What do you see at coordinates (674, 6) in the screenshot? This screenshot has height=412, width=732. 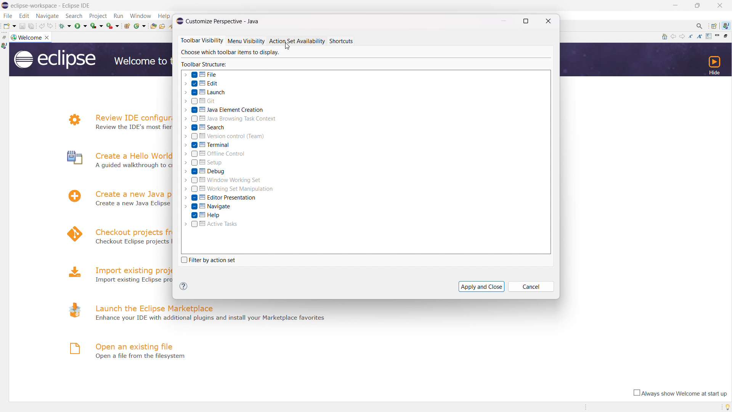 I see `minimize` at bounding box center [674, 6].